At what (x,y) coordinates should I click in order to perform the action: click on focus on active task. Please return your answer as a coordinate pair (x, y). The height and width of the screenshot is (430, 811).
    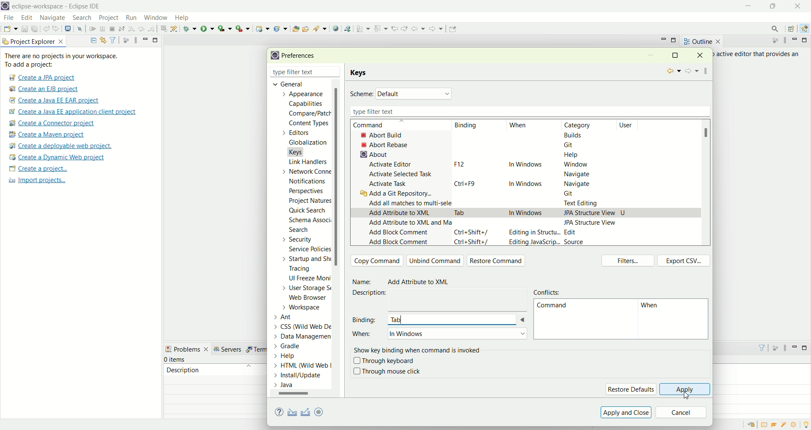
    Looking at the image, I should click on (125, 40).